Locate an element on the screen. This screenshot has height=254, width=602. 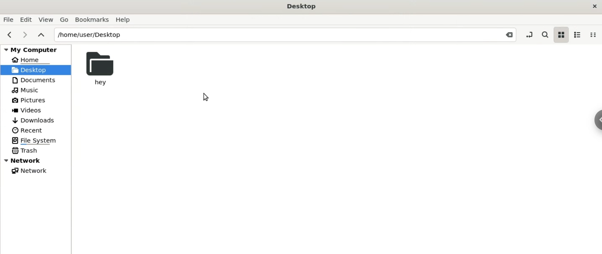
network is located at coordinates (31, 171).